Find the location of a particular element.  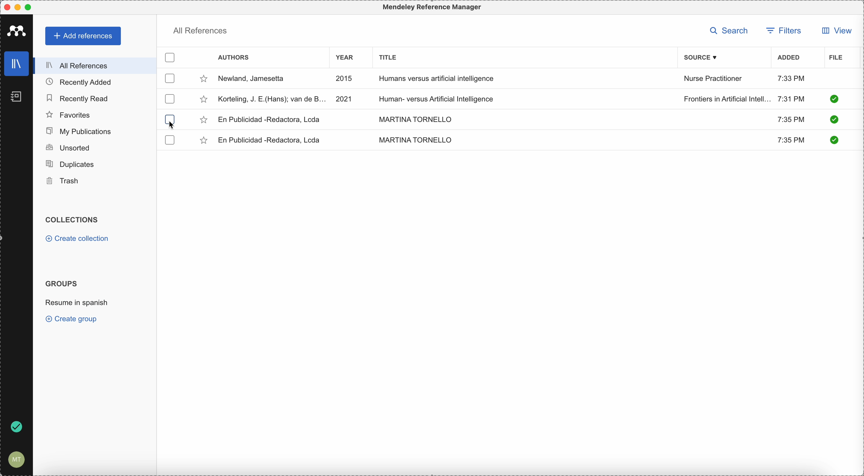

checkbox is located at coordinates (169, 98).